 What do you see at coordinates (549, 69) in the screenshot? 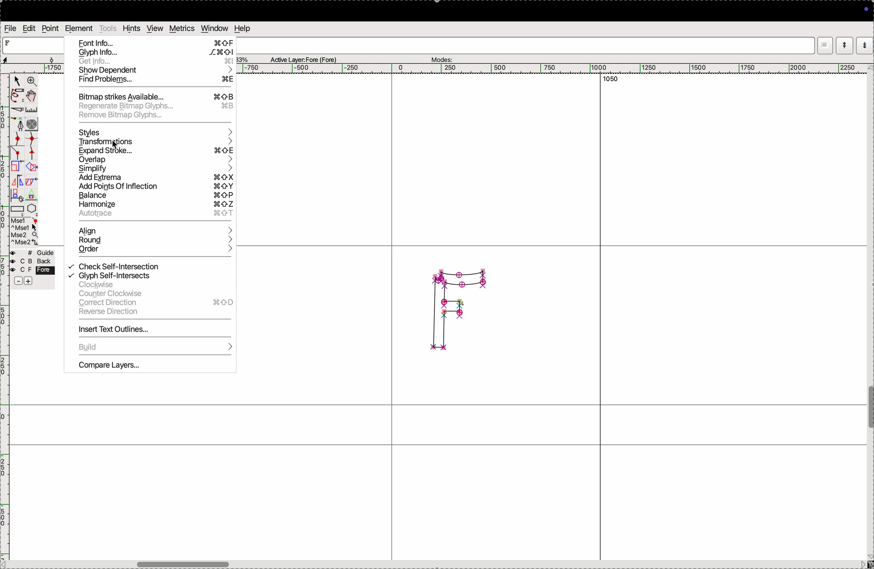
I see `horizontal scale` at bounding box center [549, 69].